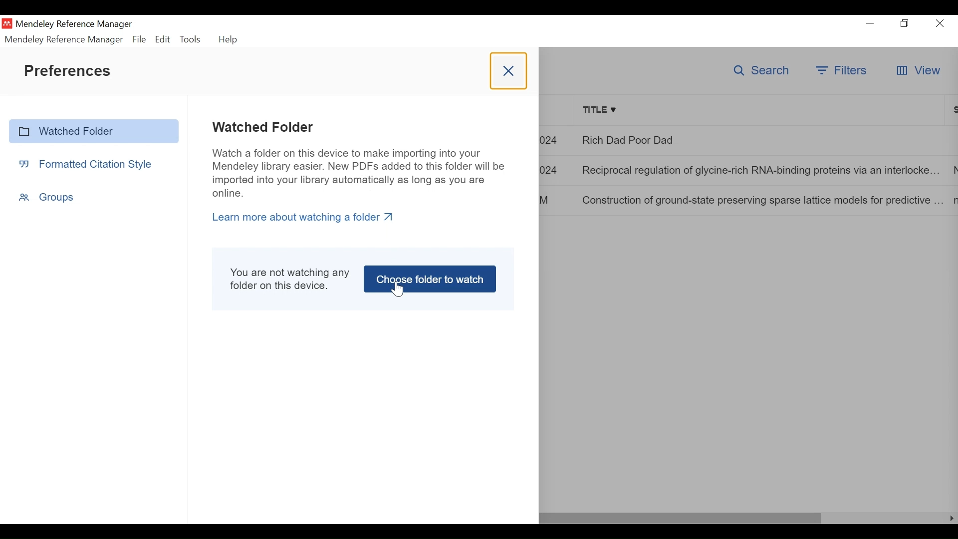 This screenshot has width=958, height=539. What do you see at coordinates (686, 142) in the screenshot?
I see `Rich Dad Poor Dad` at bounding box center [686, 142].